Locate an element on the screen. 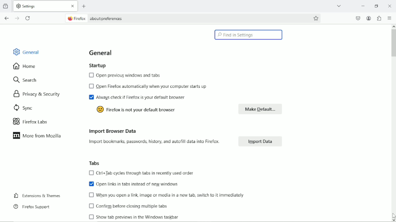  Import Data is located at coordinates (260, 141).